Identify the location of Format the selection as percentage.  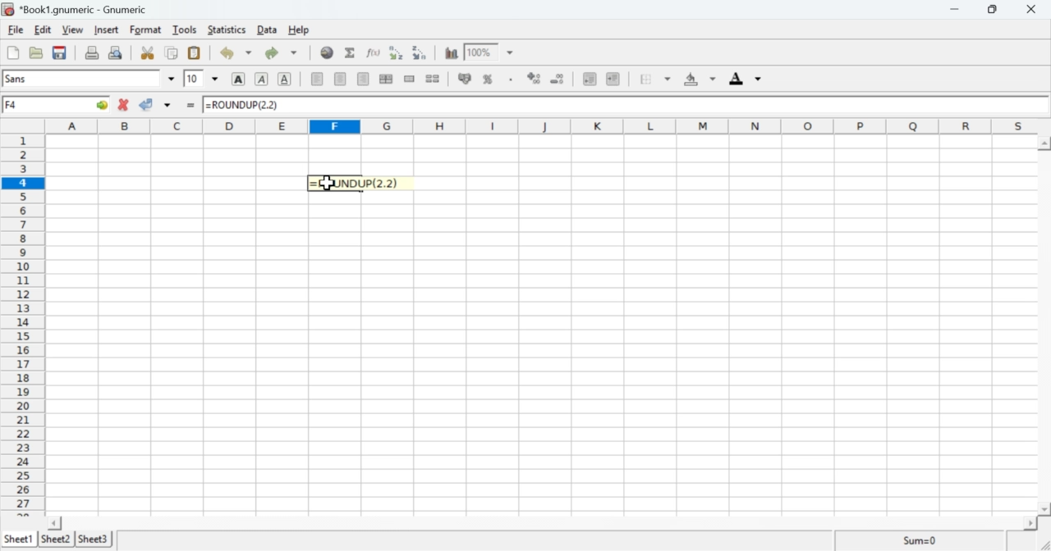
(488, 79).